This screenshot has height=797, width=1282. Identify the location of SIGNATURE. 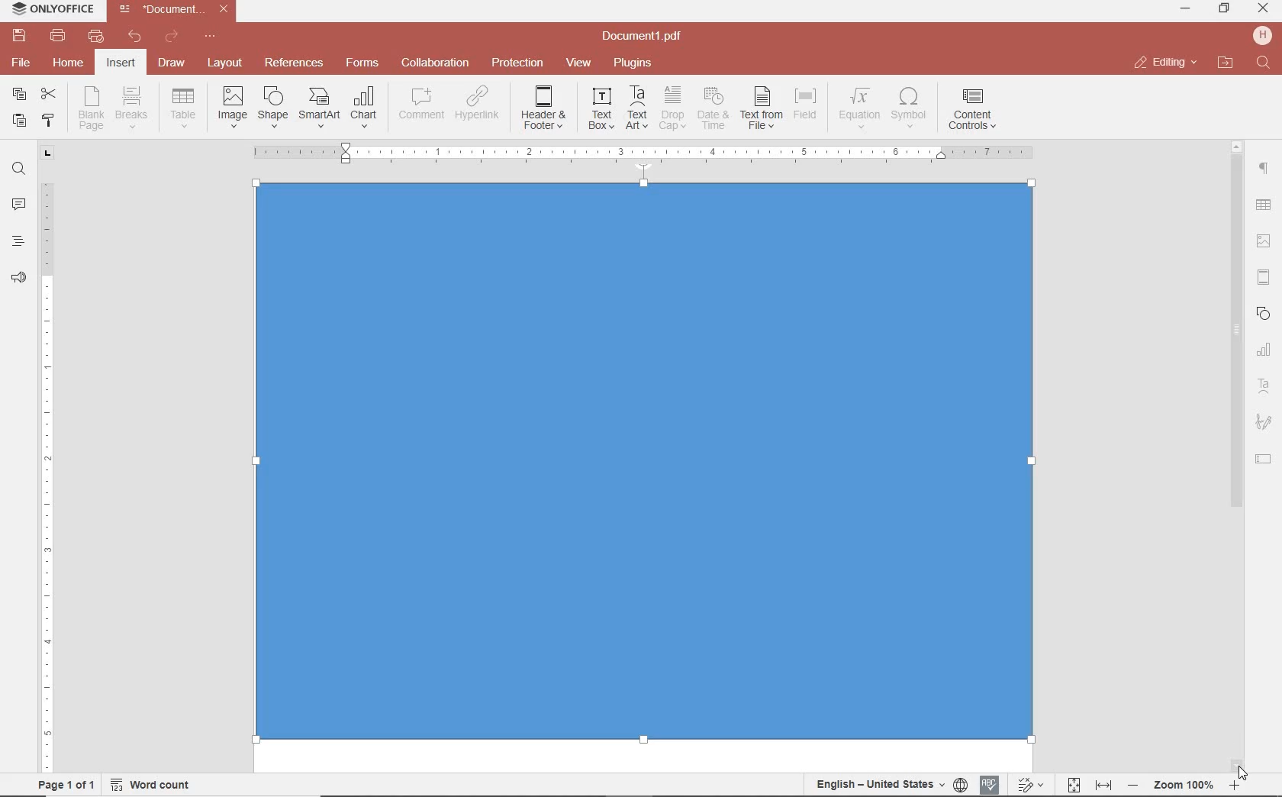
(1264, 423).